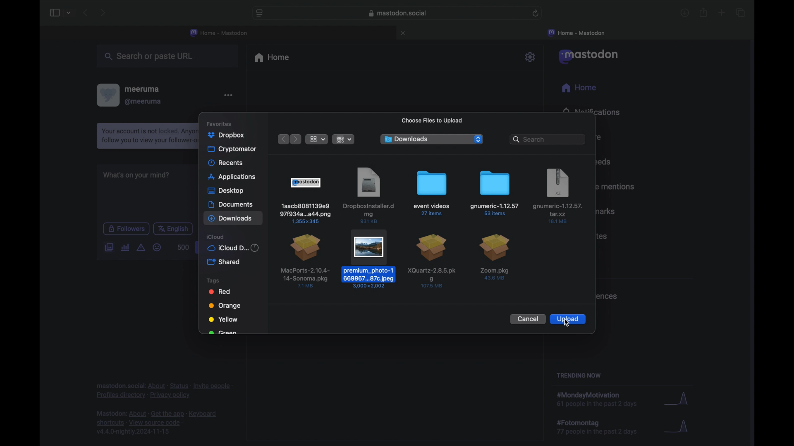 The width and height of the screenshot is (794, 446). I want to click on home, so click(273, 58).